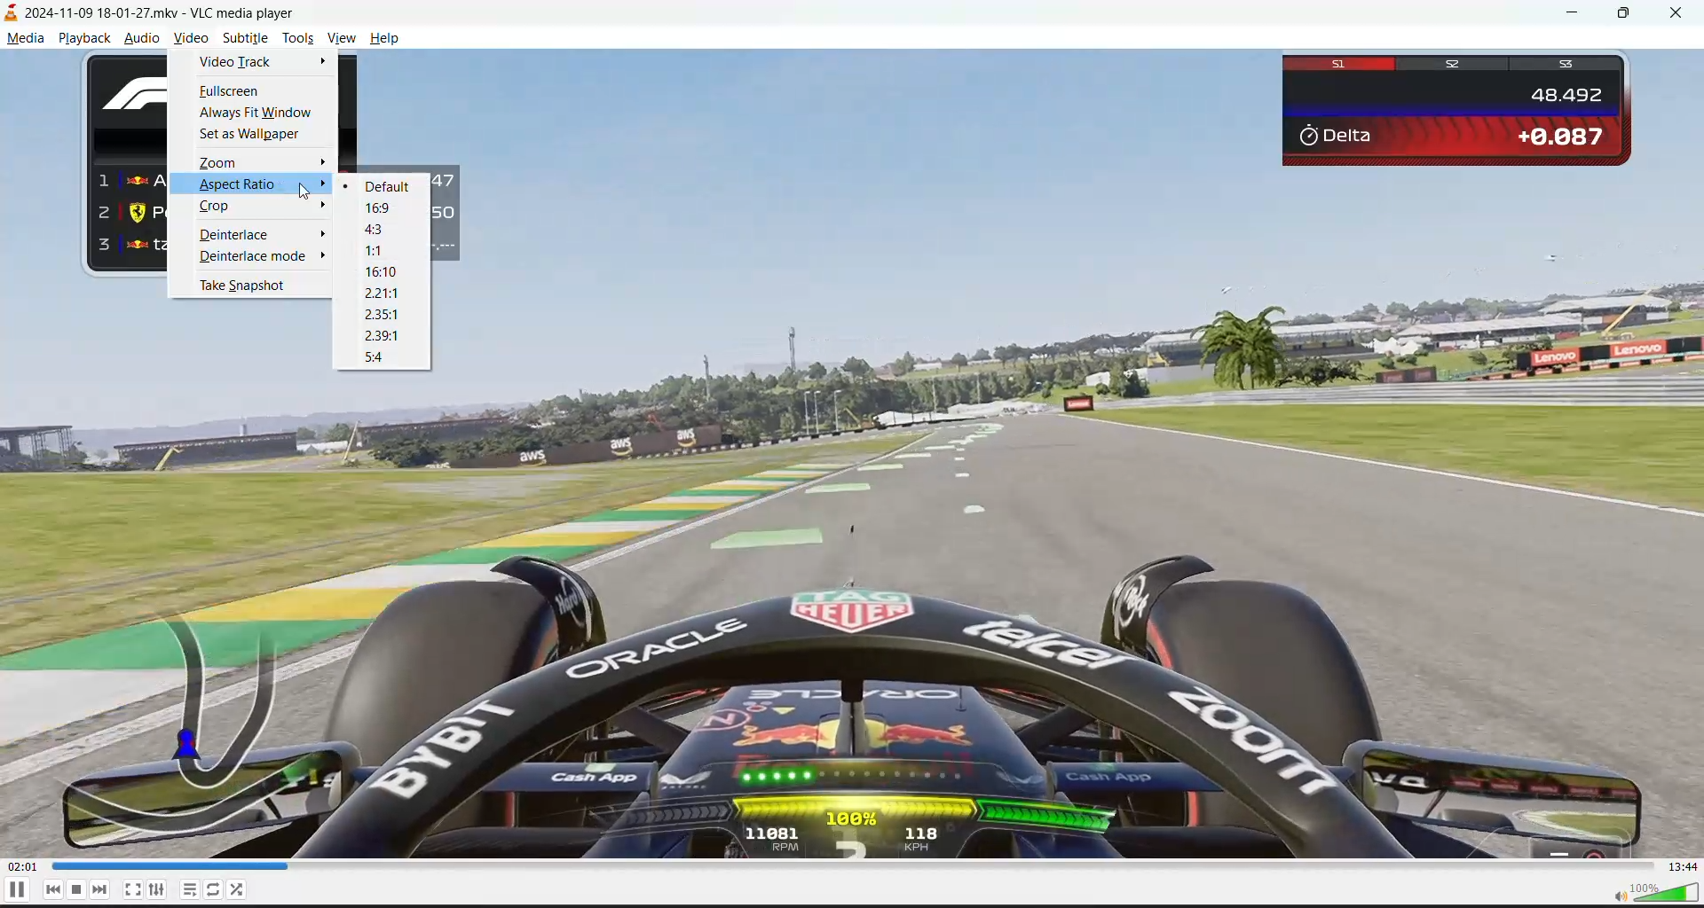  What do you see at coordinates (246, 39) in the screenshot?
I see `subtitle` at bounding box center [246, 39].